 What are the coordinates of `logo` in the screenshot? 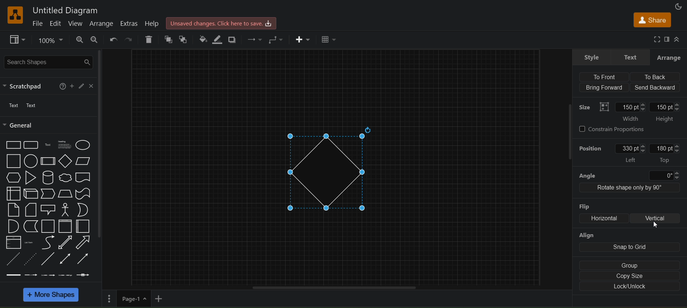 It's located at (15, 15).